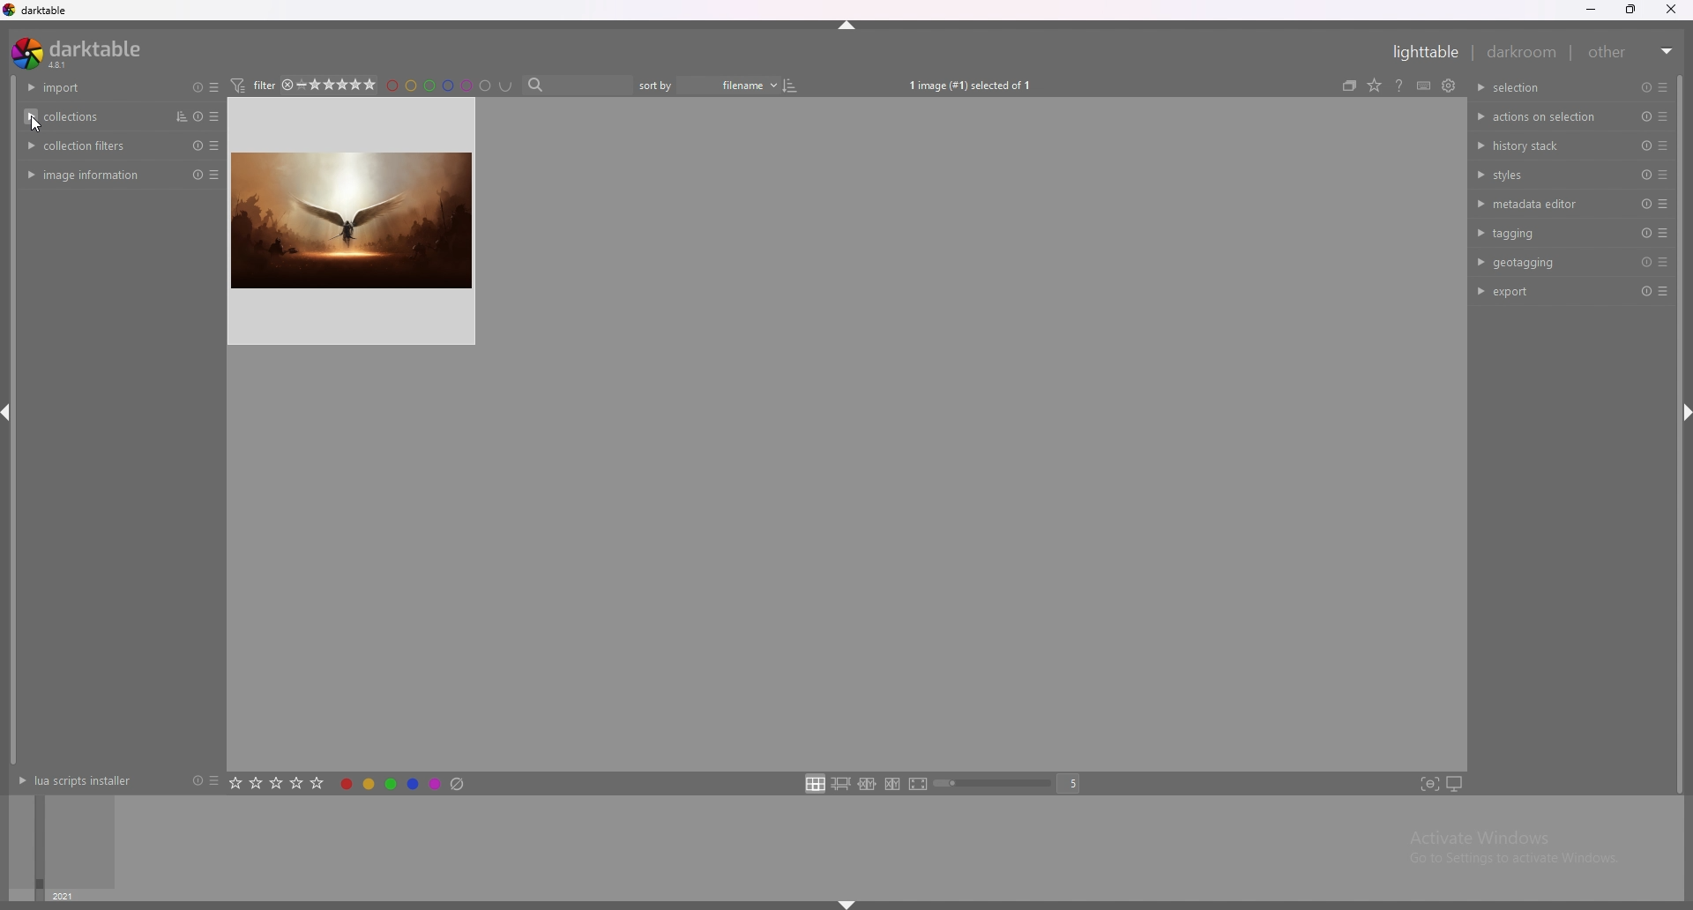  Describe the element at coordinates (1664, 117) in the screenshot. I see `presets` at that location.